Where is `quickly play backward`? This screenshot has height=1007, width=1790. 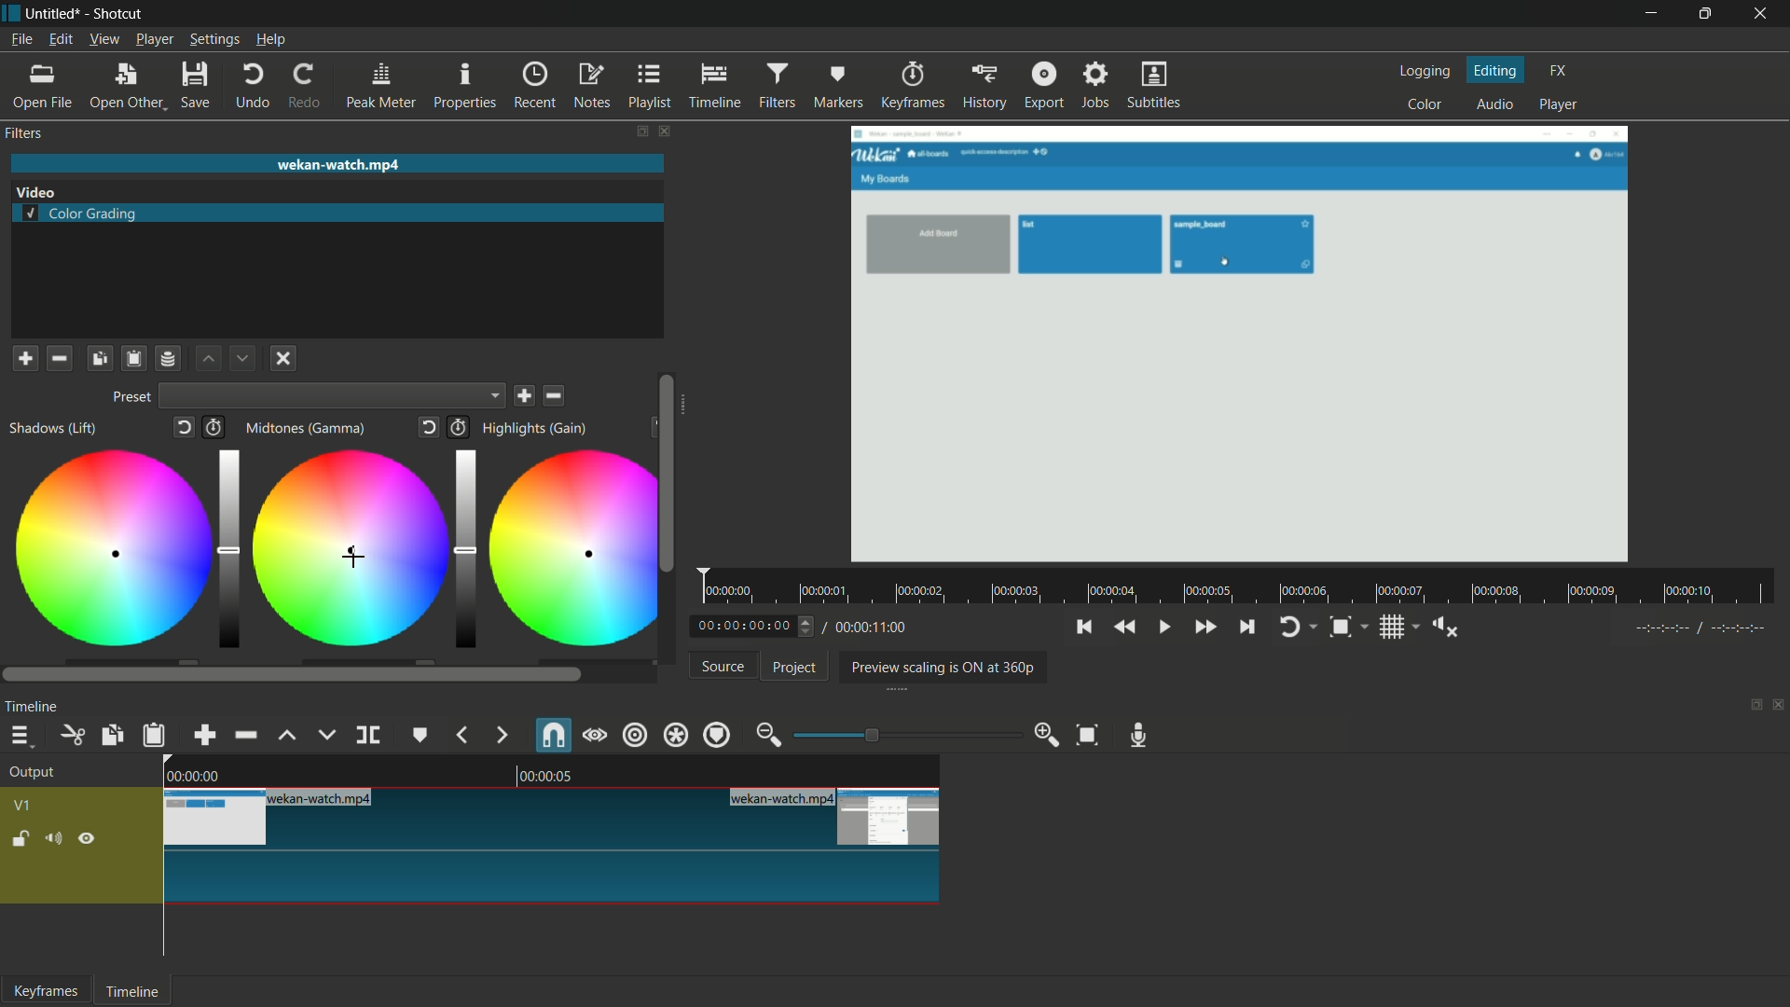
quickly play backward is located at coordinates (1123, 628).